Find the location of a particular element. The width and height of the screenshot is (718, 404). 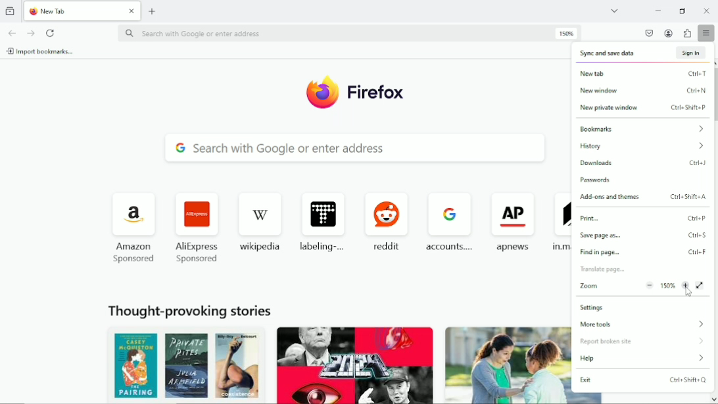

New tab is located at coordinates (153, 11).